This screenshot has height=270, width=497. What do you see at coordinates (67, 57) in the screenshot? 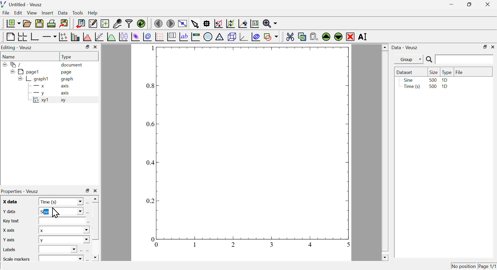
I see `type` at bounding box center [67, 57].